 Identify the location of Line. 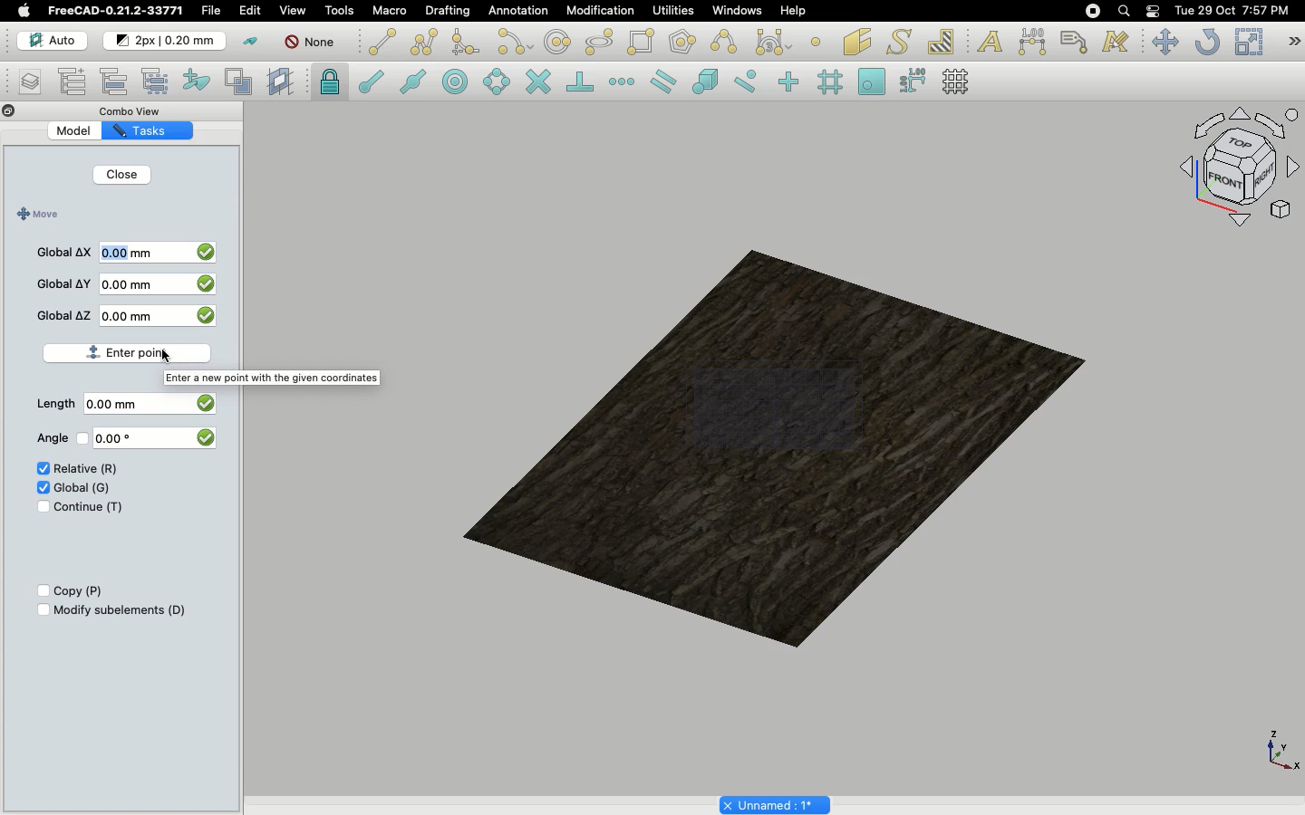
(382, 42).